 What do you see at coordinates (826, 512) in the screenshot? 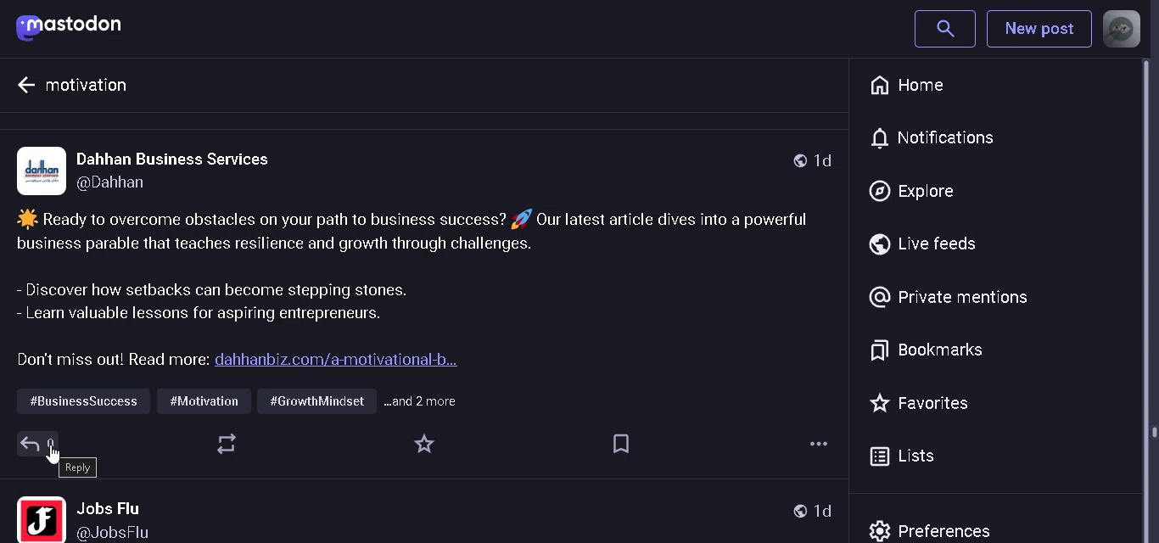
I see `time posted` at bounding box center [826, 512].